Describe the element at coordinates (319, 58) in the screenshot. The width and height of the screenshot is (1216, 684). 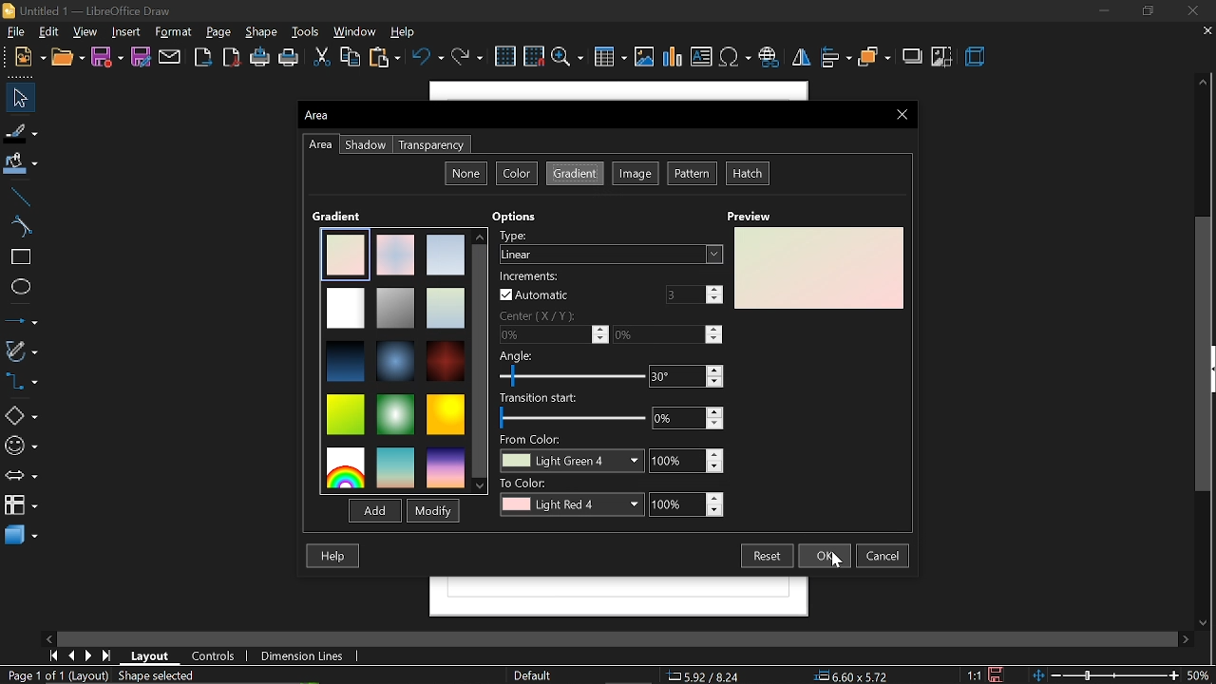
I see `cut ` at that location.